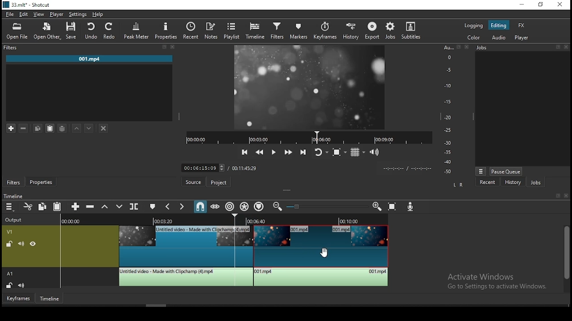  Describe the element at coordinates (540, 5) in the screenshot. I see `restore` at that location.